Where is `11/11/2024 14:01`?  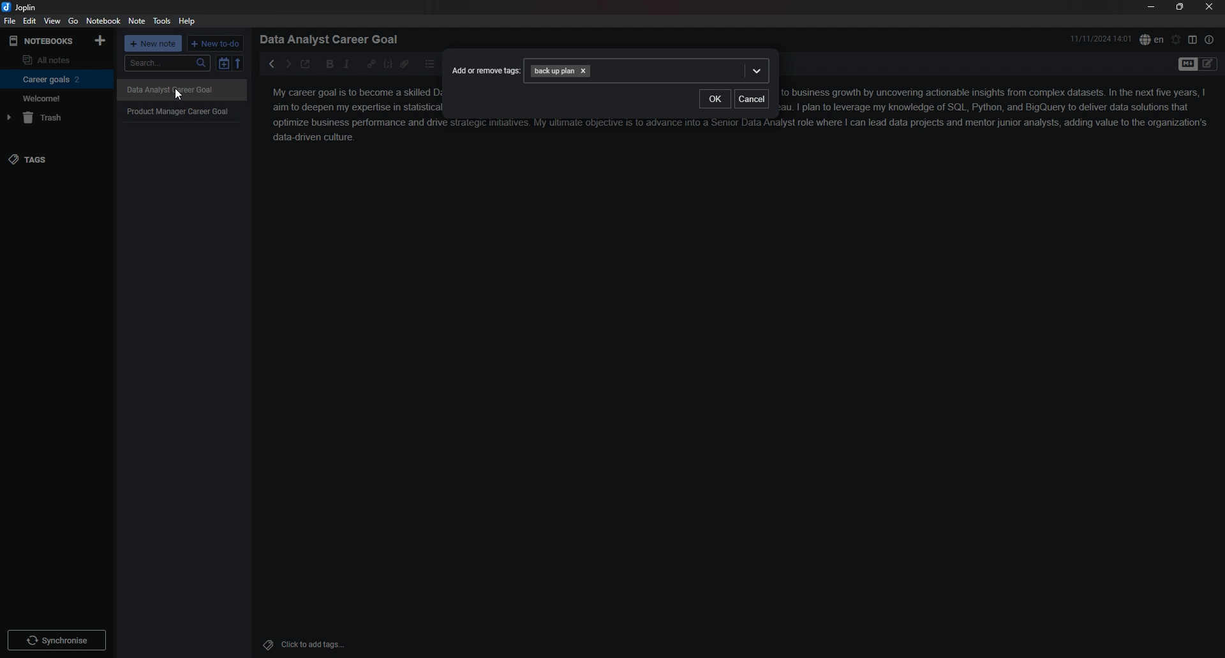
11/11/2024 14:01 is located at coordinates (1101, 38).